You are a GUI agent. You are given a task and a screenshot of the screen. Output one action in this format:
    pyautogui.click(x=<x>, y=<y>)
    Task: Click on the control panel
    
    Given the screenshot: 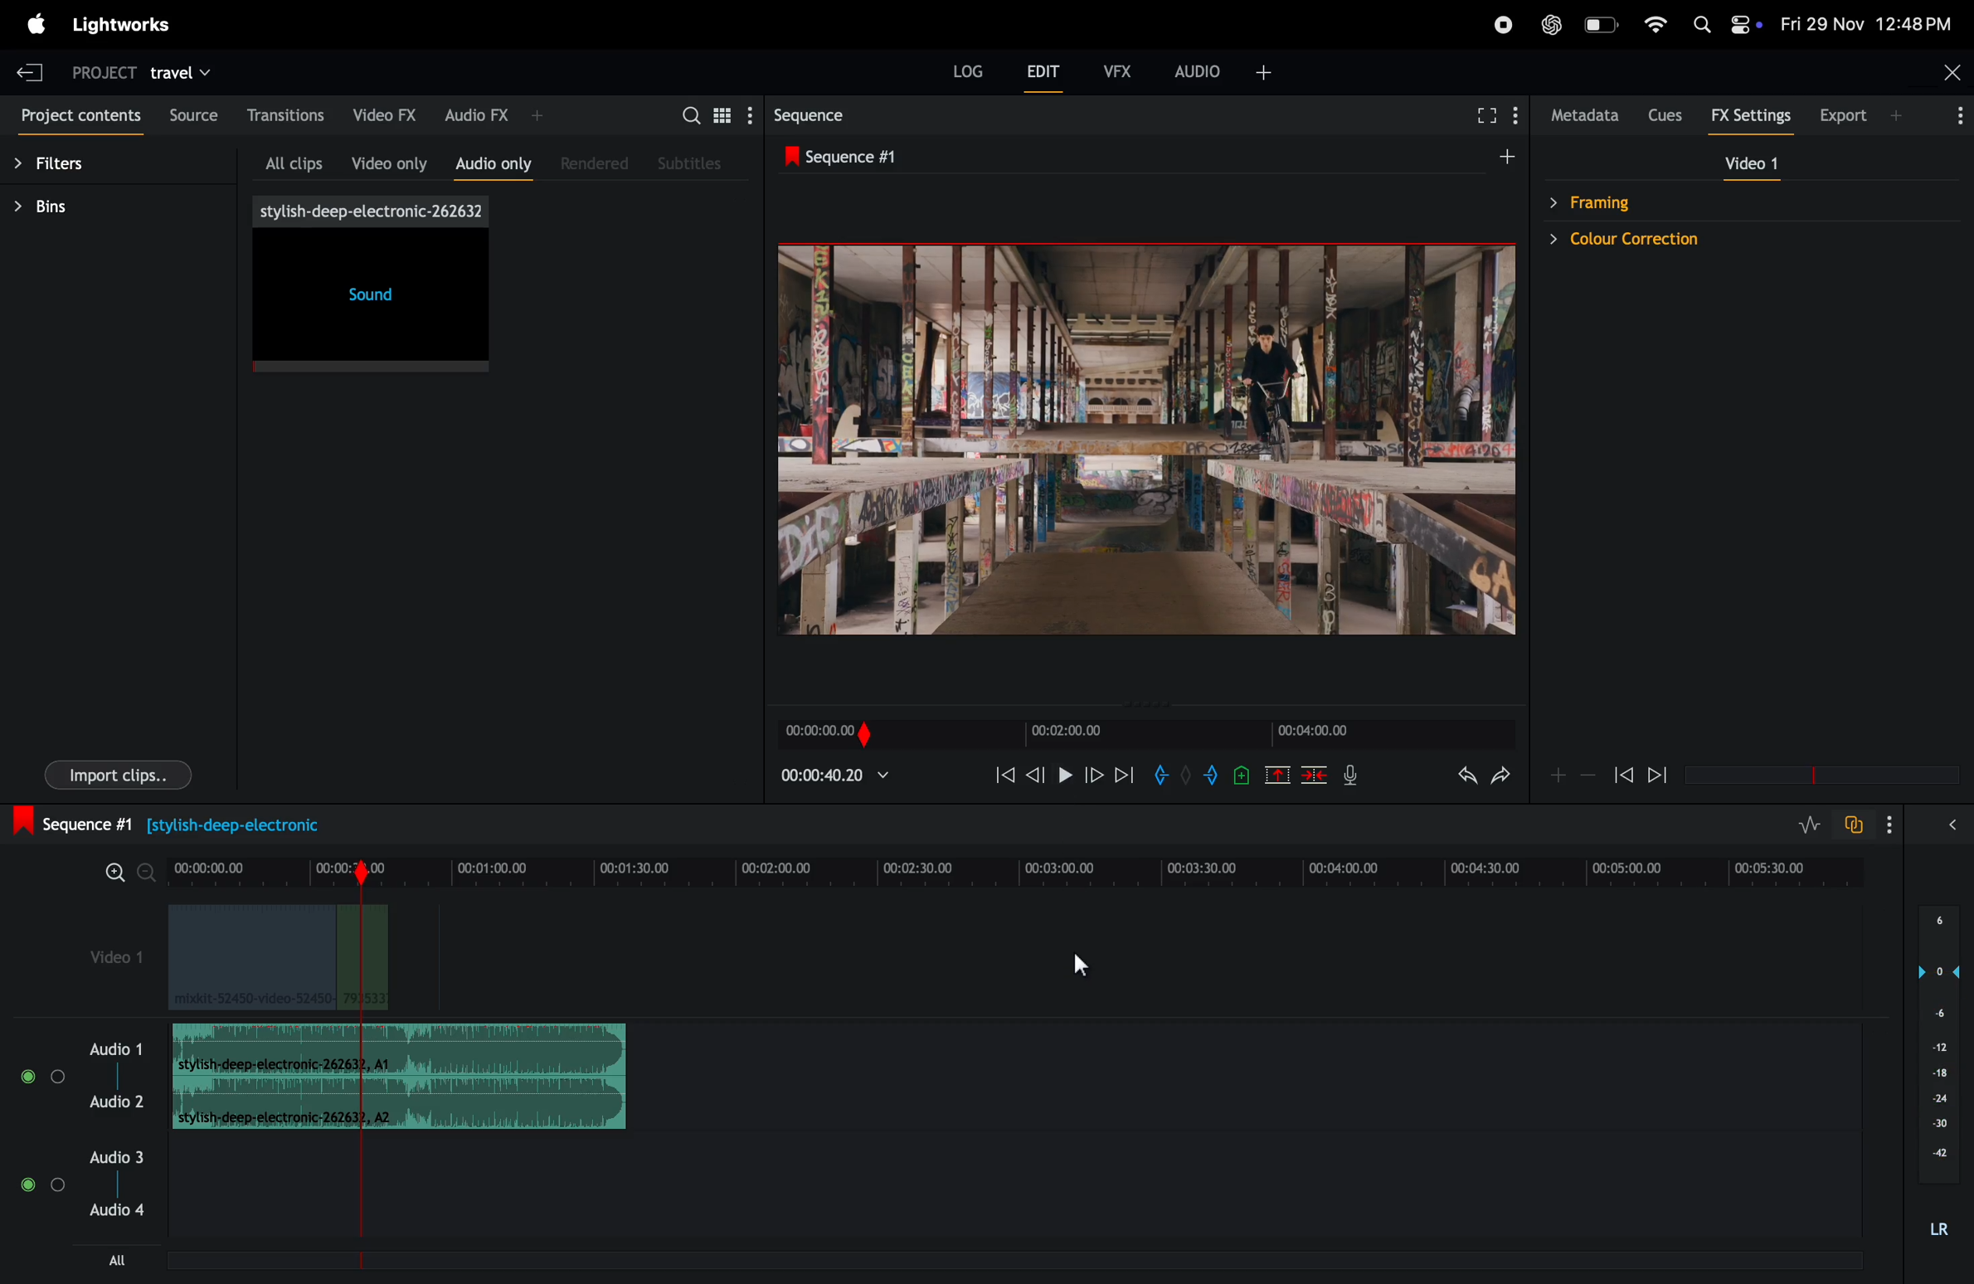 What is the action you would take?
    pyautogui.click(x=1759, y=29)
    